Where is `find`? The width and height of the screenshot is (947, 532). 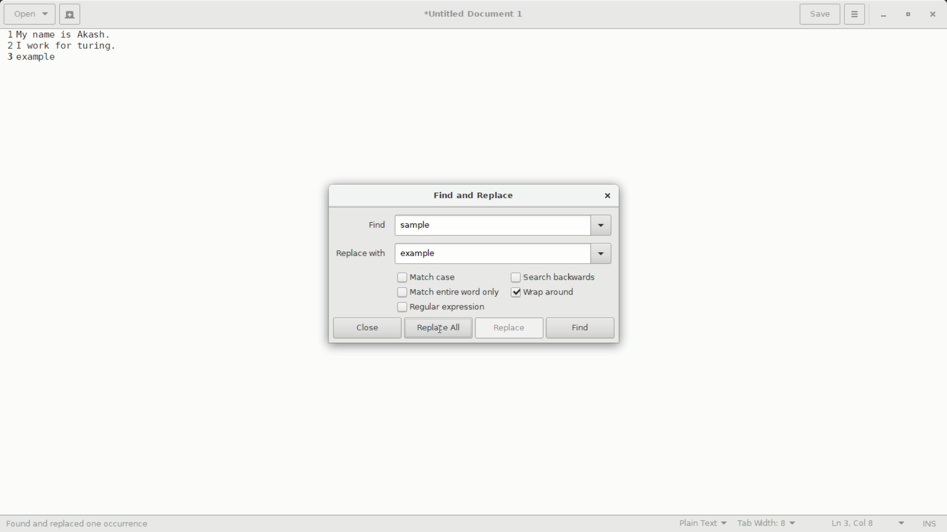
find is located at coordinates (581, 329).